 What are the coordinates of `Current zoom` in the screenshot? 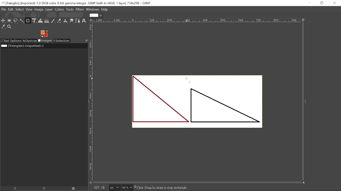 It's located at (124, 187).